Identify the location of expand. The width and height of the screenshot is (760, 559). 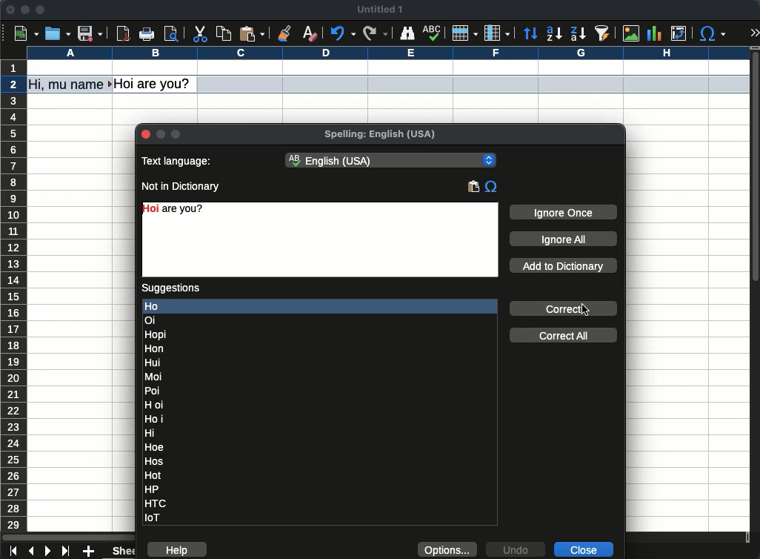
(756, 33).